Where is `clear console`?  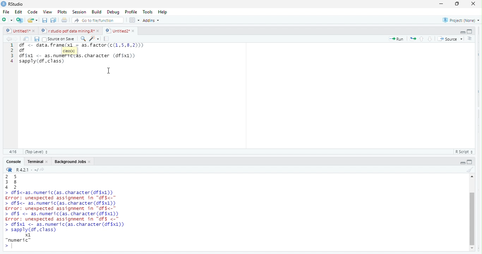
clear console is located at coordinates (469, 170).